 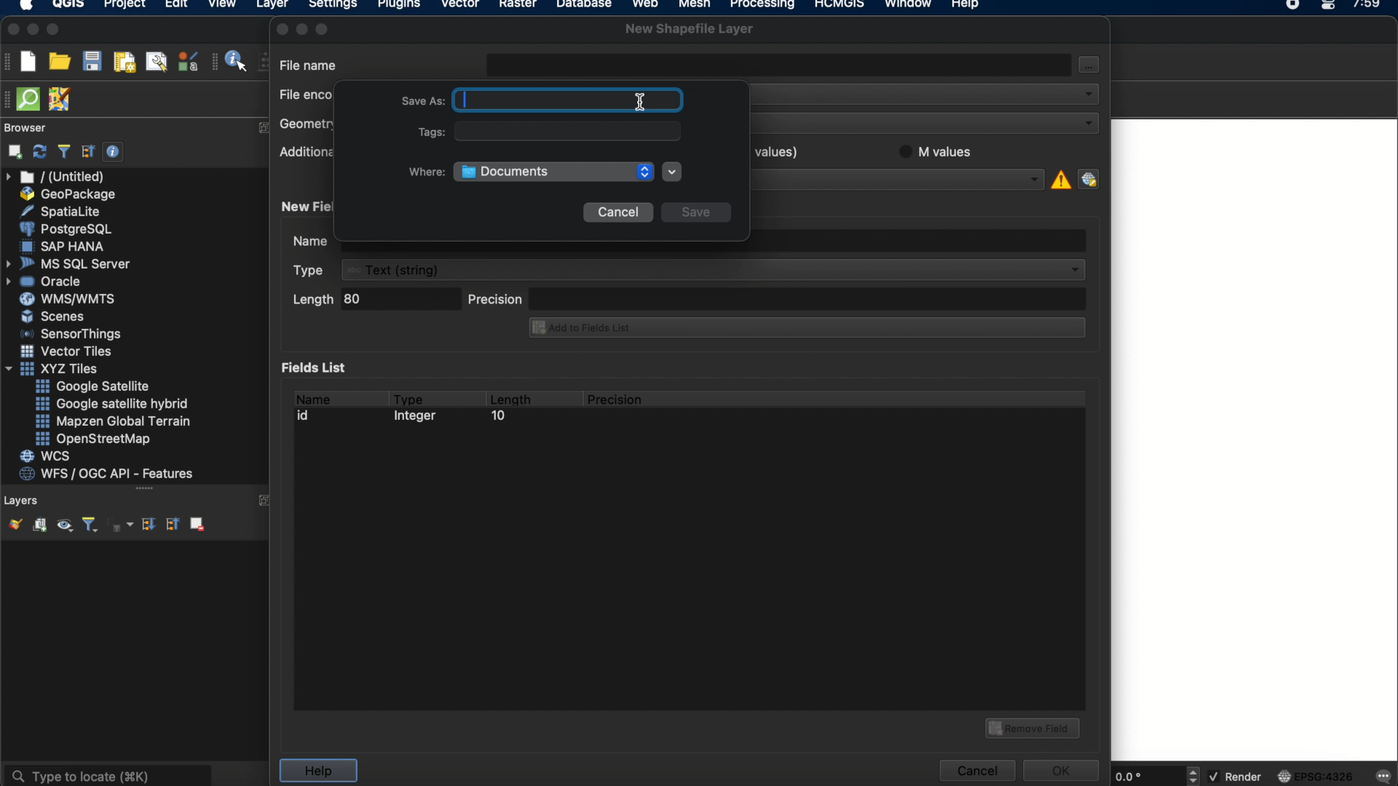 What do you see at coordinates (107, 474) in the screenshot?
I see `was/ogc api- features` at bounding box center [107, 474].